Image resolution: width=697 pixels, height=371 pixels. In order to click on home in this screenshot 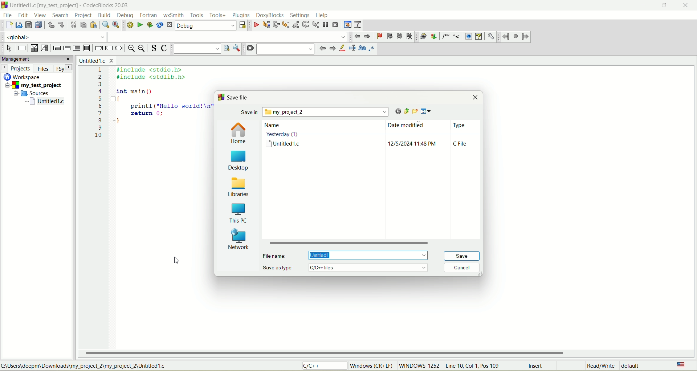, I will do `click(239, 133)`.